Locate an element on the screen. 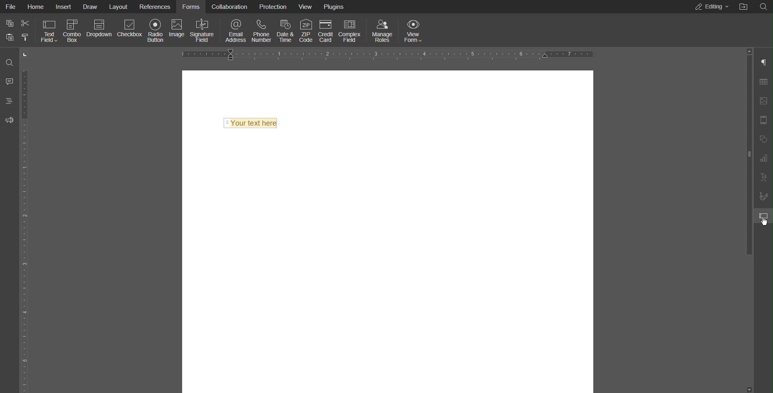  Table Settings is located at coordinates (763, 81).